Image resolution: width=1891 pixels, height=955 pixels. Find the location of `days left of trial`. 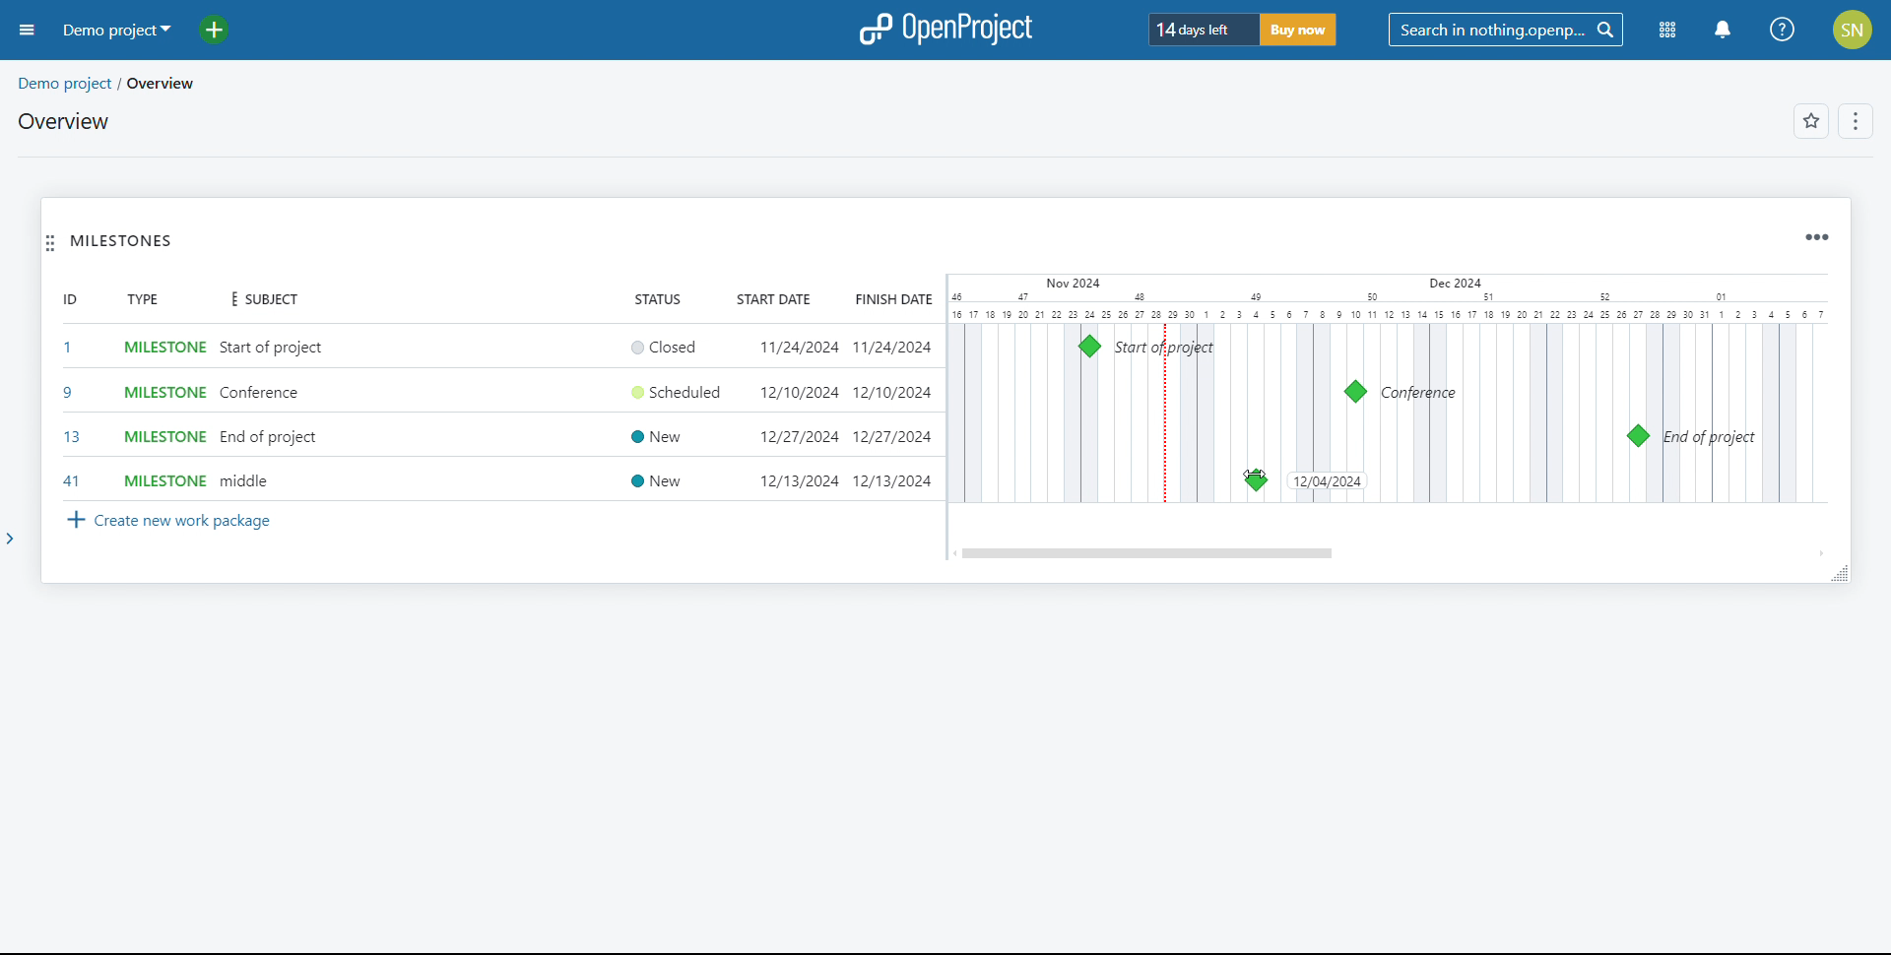

days left of trial is located at coordinates (1202, 29).